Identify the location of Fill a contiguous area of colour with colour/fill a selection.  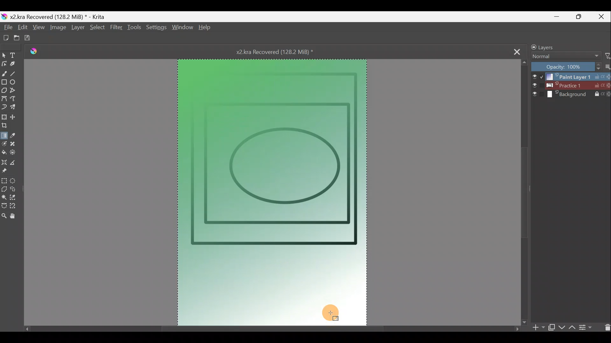
(4, 153).